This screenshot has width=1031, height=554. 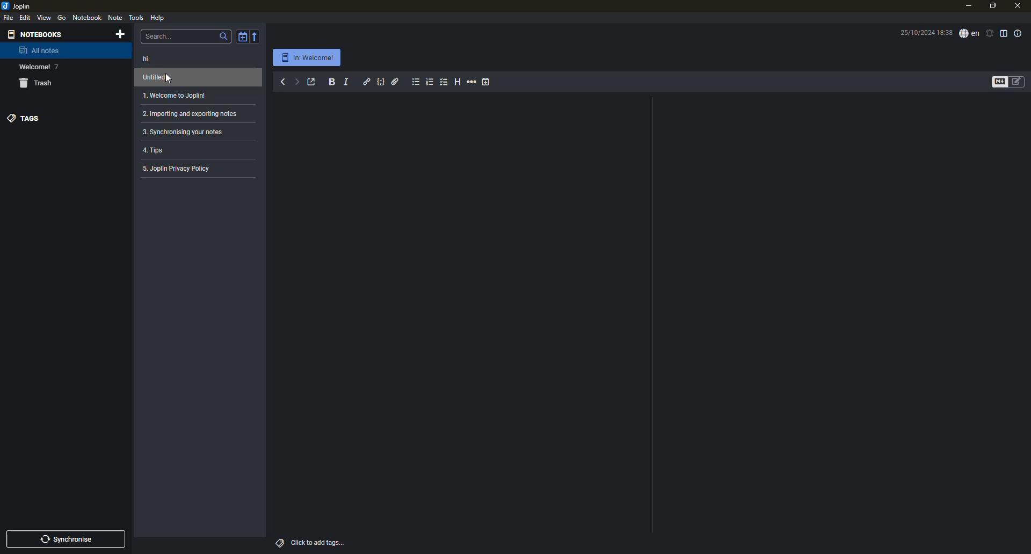 What do you see at coordinates (34, 67) in the screenshot?
I see `Welcome!` at bounding box center [34, 67].